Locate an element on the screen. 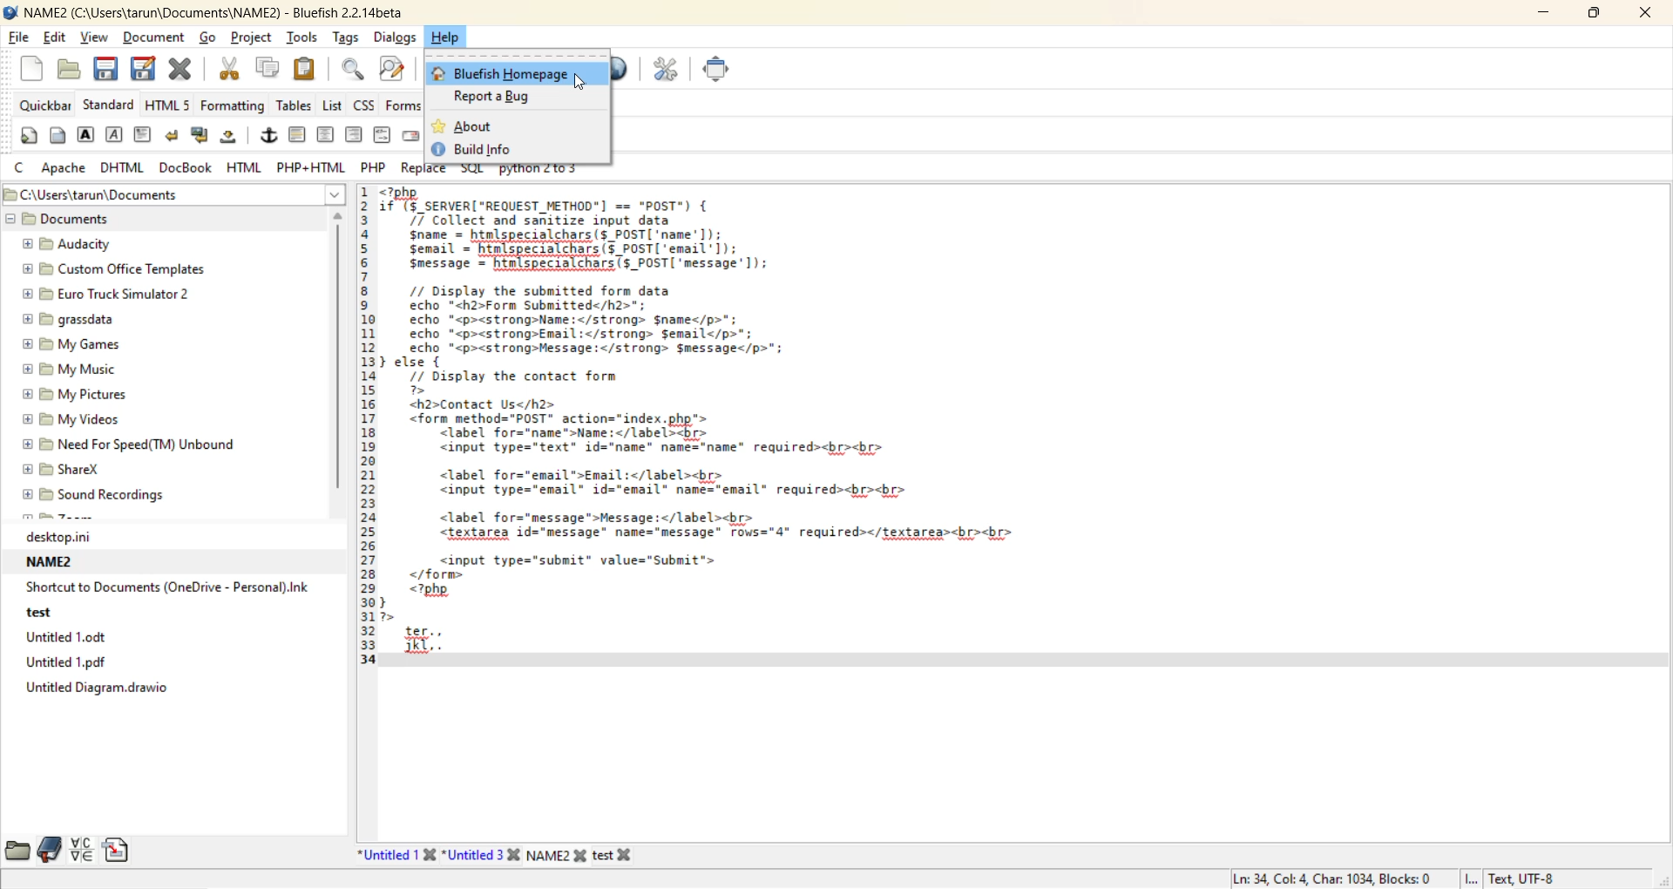  strong is located at coordinates (86, 137).